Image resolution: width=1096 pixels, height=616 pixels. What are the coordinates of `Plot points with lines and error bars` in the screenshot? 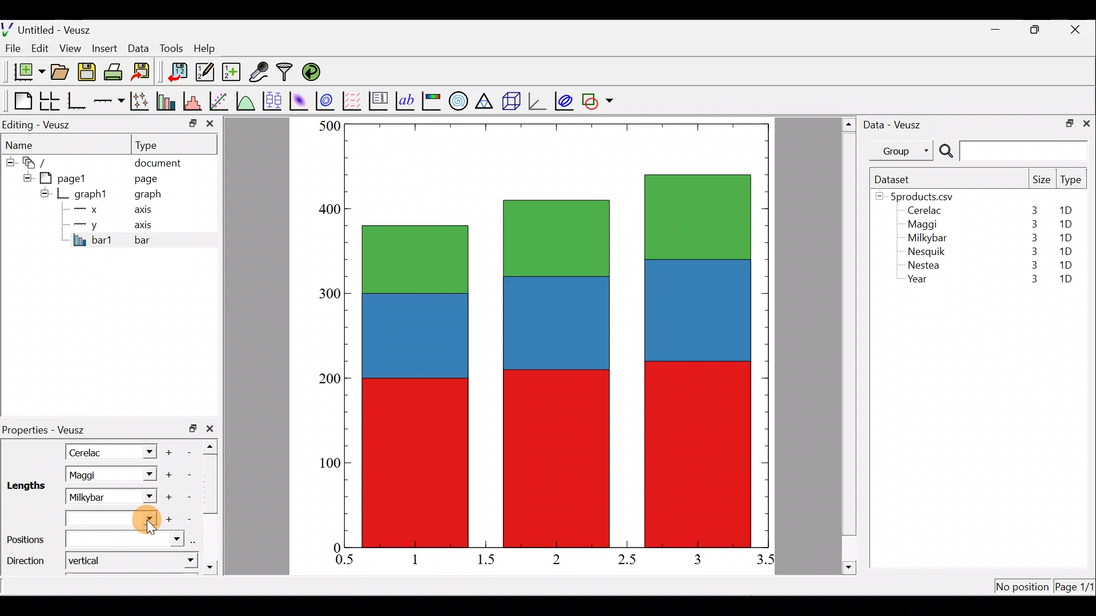 It's located at (142, 102).